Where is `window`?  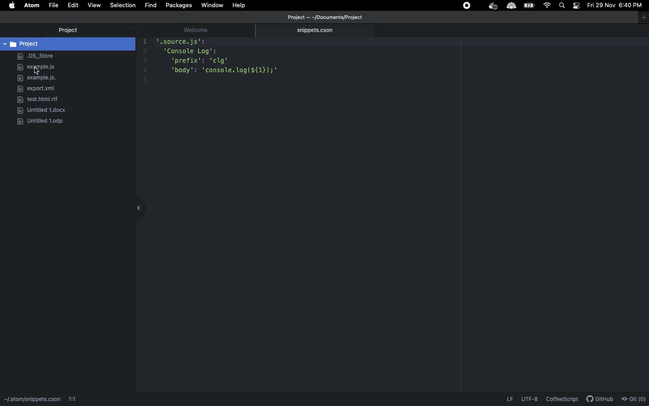 window is located at coordinates (640, 18).